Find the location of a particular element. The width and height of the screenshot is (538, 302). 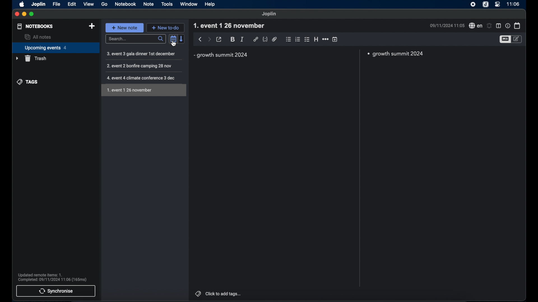

trash is located at coordinates (31, 58).